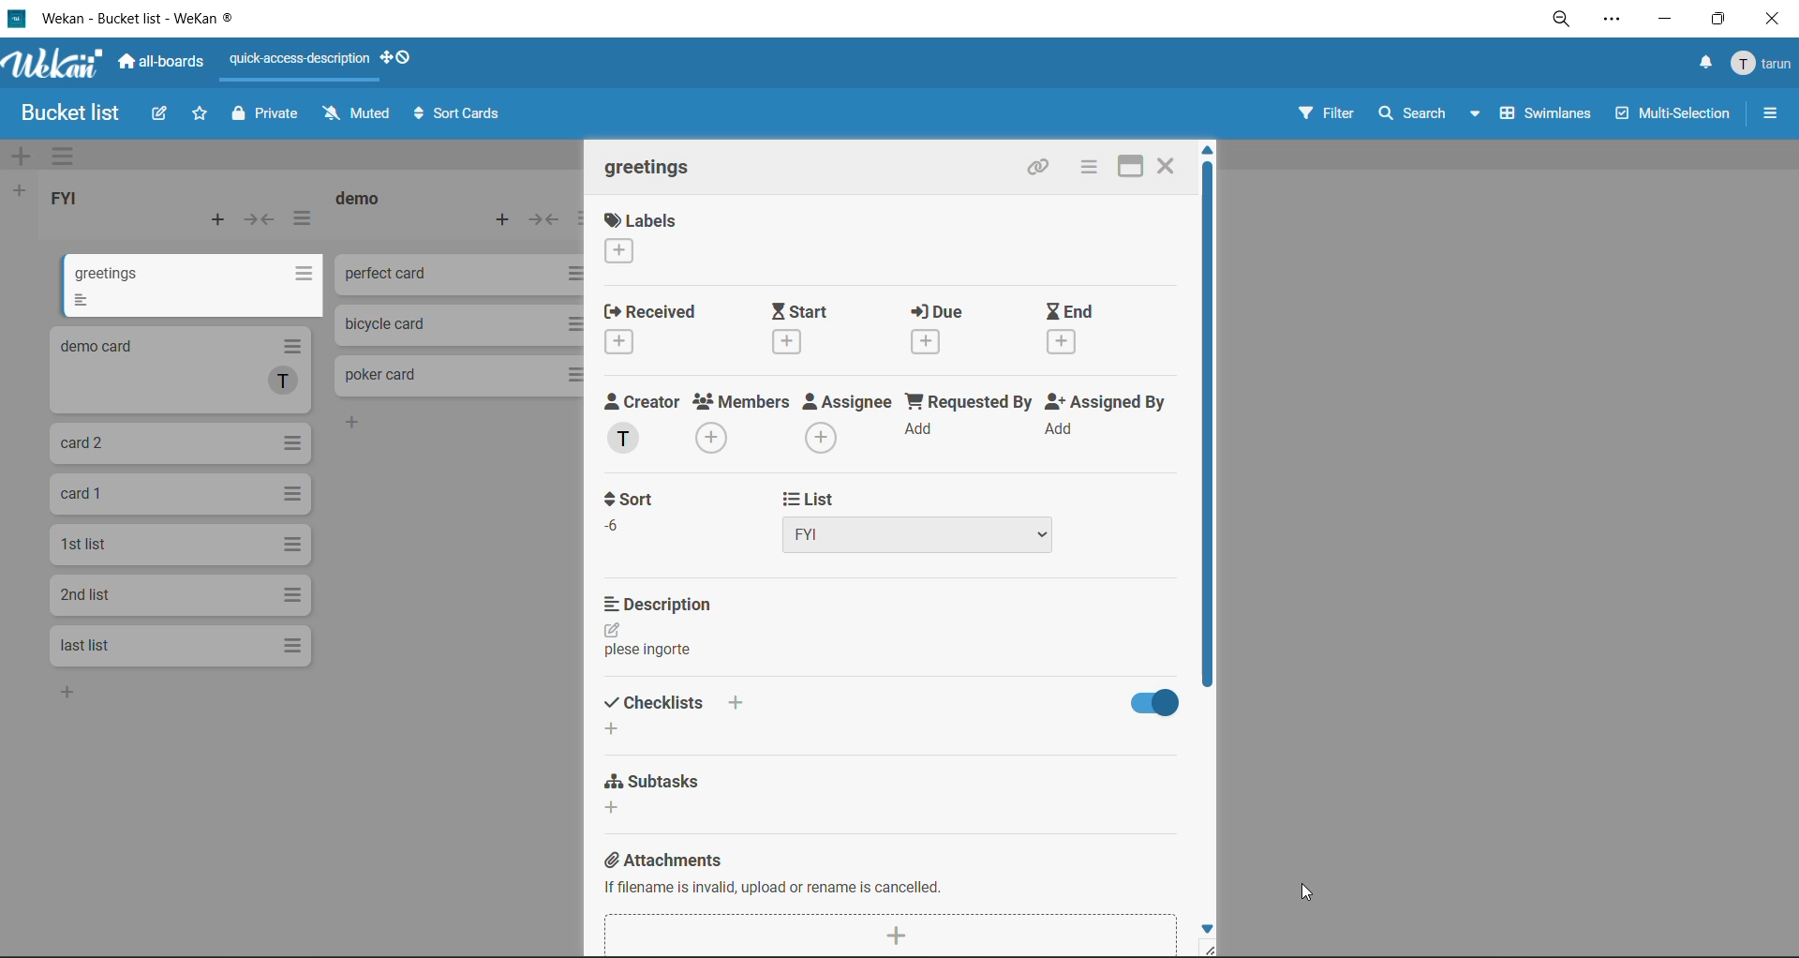 This screenshot has width=1799, height=958. What do you see at coordinates (937, 518) in the screenshot?
I see `list` at bounding box center [937, 518].